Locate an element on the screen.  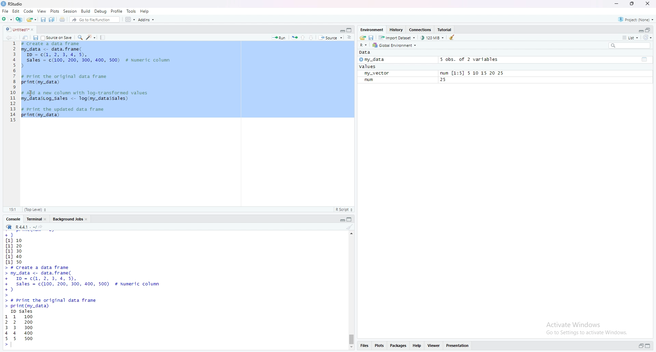
minimize is located at coordinates (618, 4).